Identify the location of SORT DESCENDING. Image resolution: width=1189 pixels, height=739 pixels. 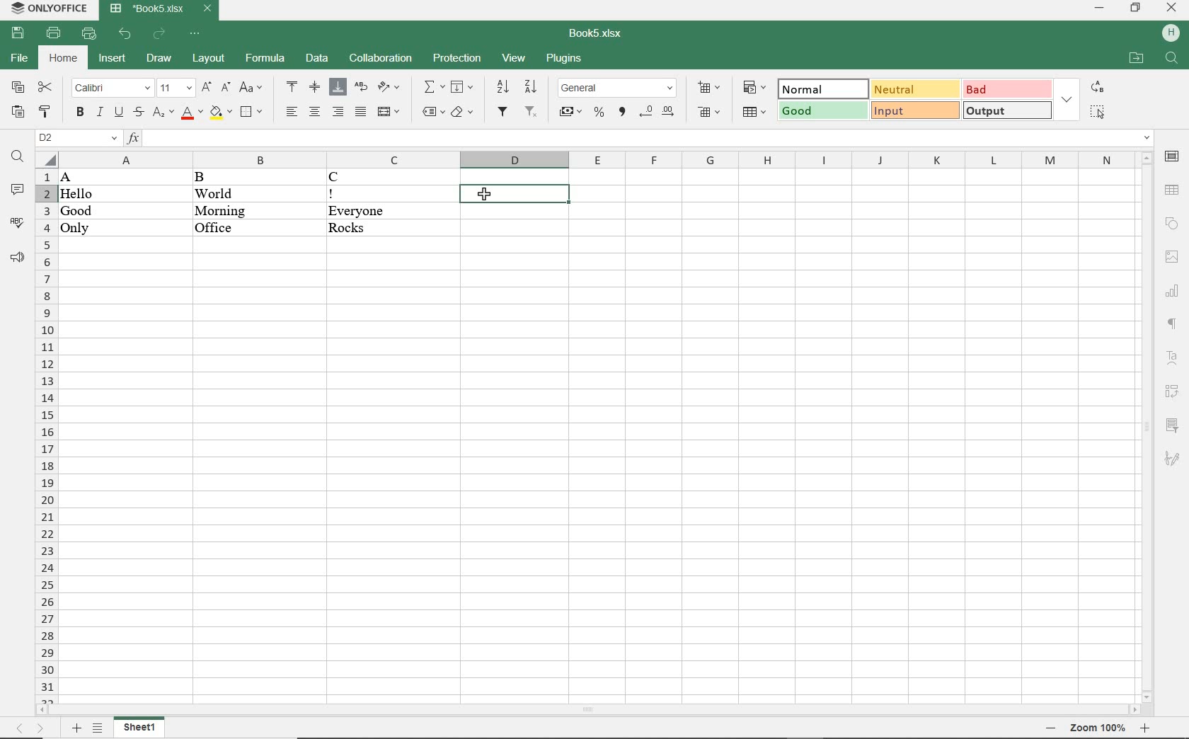
(532, 86).